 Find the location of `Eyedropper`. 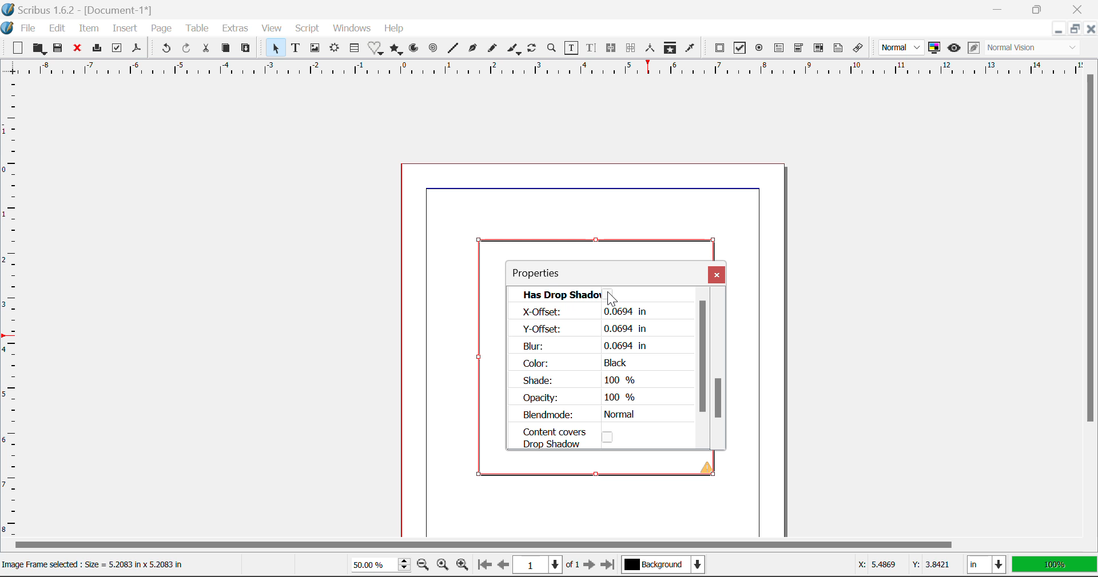

Eyedropper is located at coordinates (690, 49).